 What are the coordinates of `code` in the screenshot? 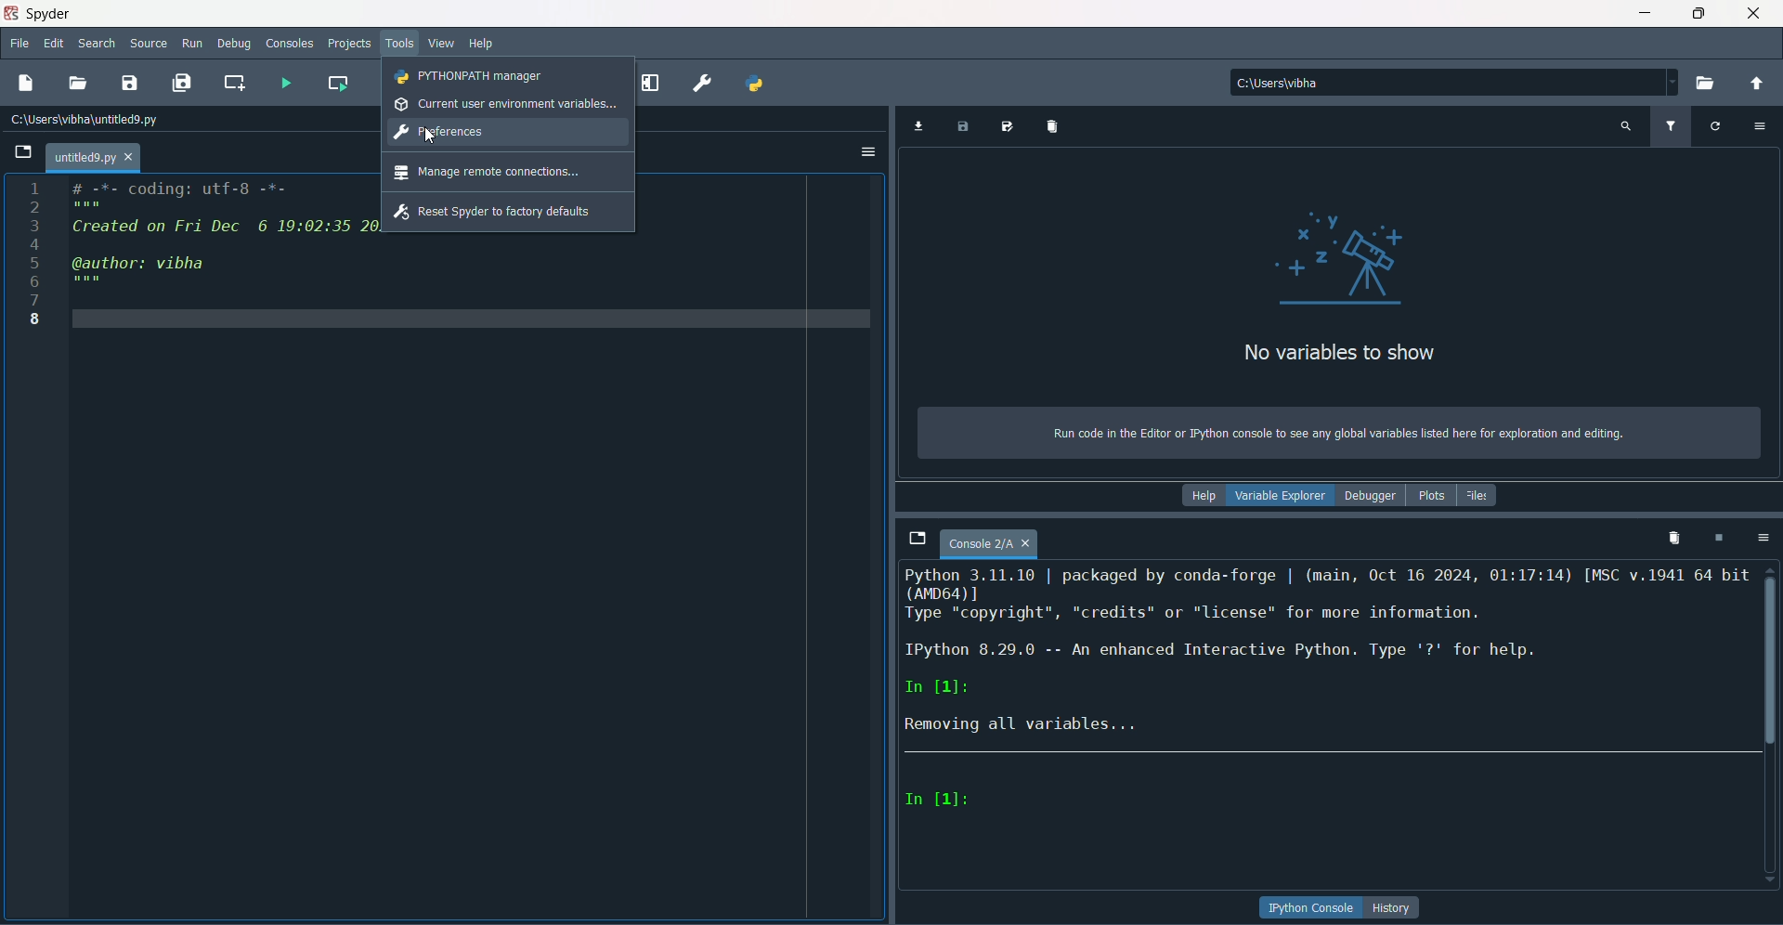 It's located at (221, 238).